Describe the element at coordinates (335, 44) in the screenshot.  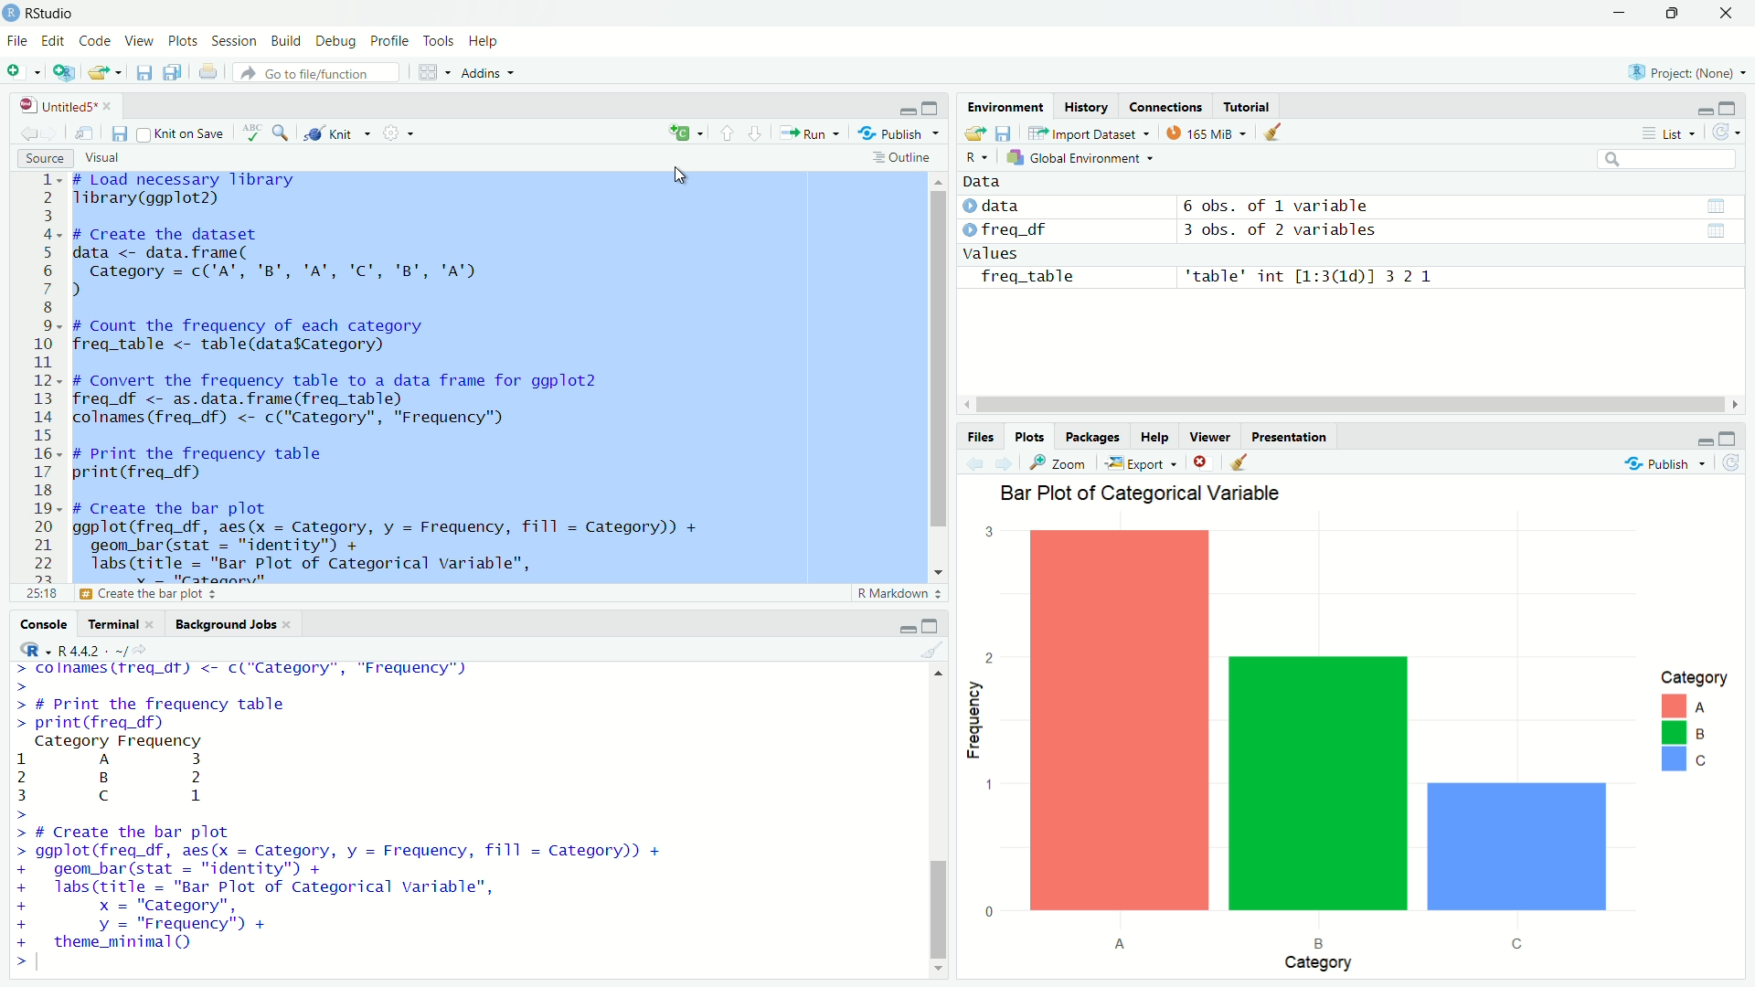
I see `debug` at that location.